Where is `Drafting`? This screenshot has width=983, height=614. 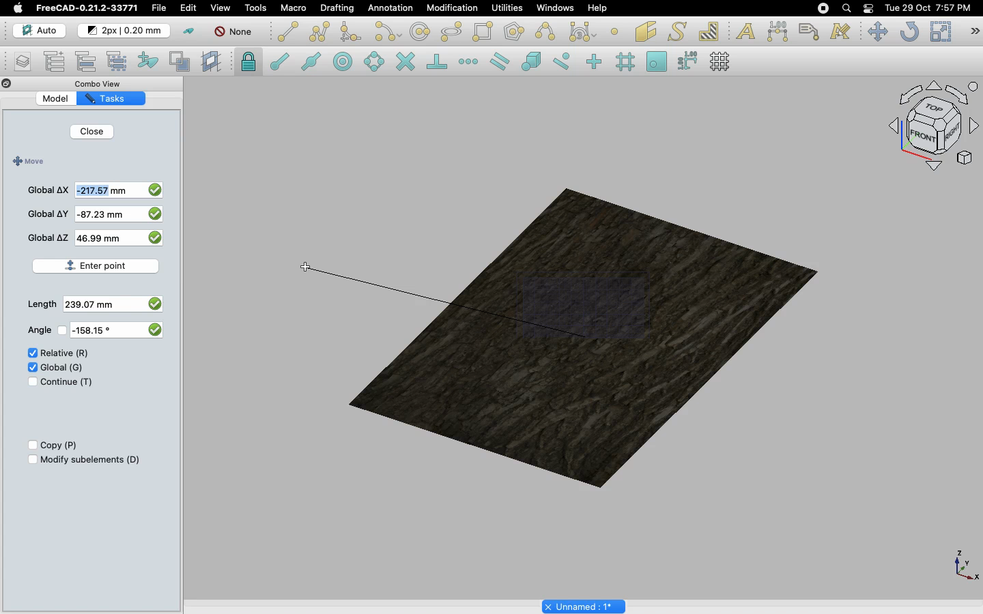
Drafting is located at coordinates (339, 8).